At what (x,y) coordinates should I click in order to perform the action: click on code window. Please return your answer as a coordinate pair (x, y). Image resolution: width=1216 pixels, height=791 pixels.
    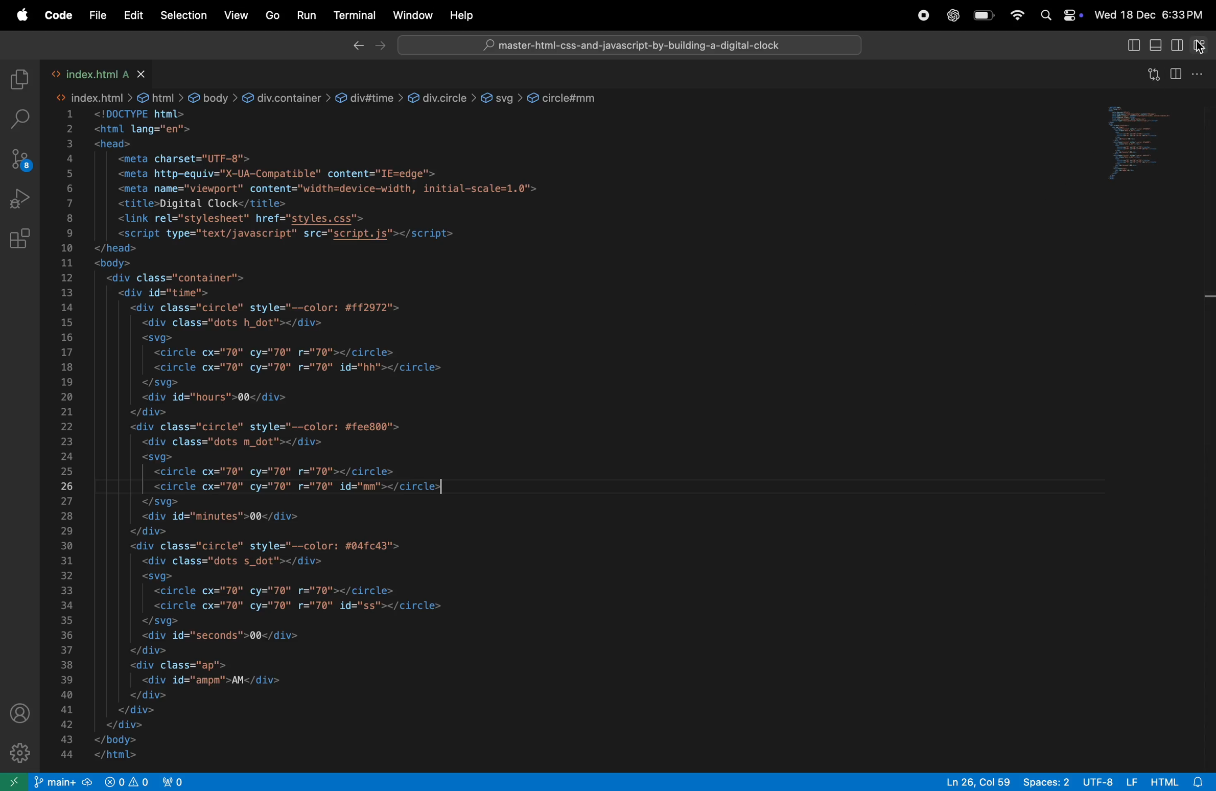
    Looking at the image, I should click on (1152, 142).